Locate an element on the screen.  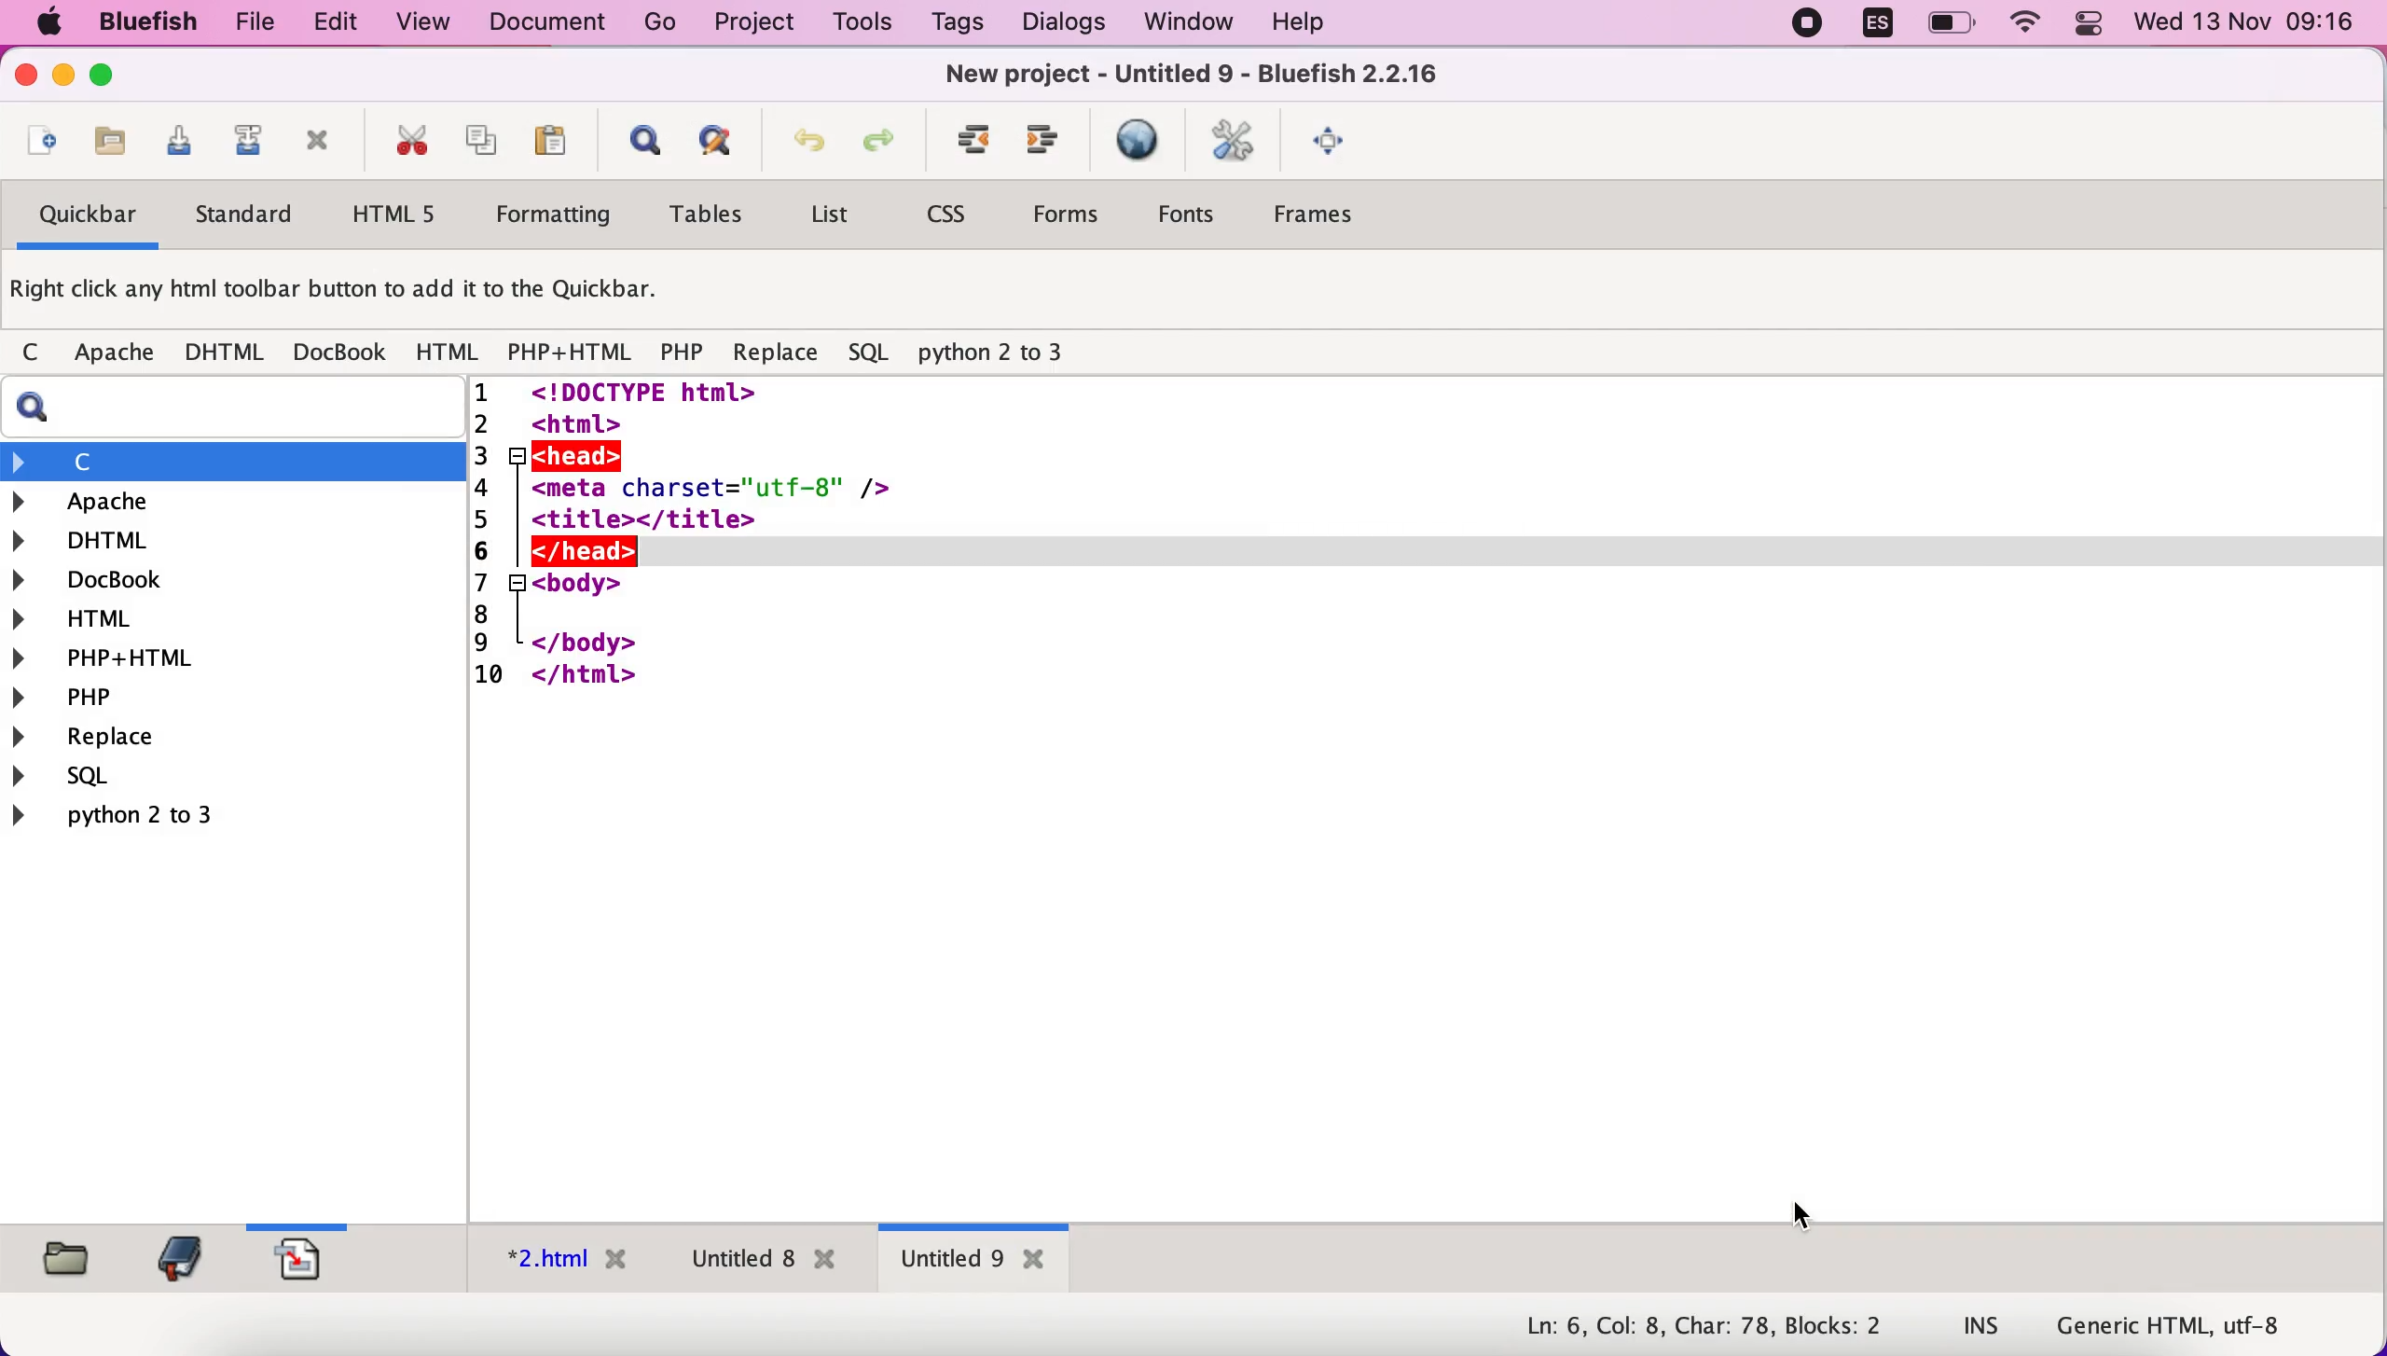
dialogs is located at coordinates (1057, 22).